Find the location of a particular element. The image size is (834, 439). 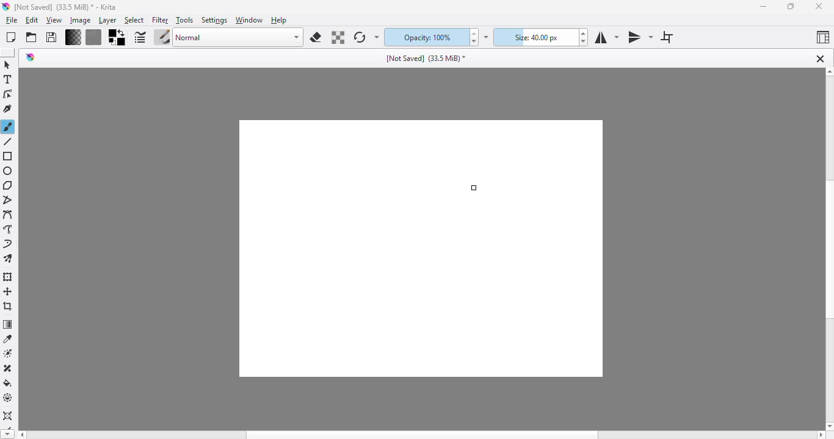

freehand path tool is located at coordinates (9, 229).